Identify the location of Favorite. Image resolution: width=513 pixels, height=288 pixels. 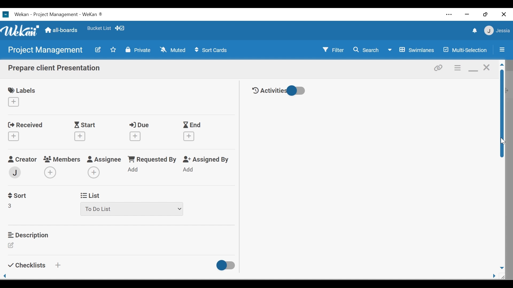
(99, 28).